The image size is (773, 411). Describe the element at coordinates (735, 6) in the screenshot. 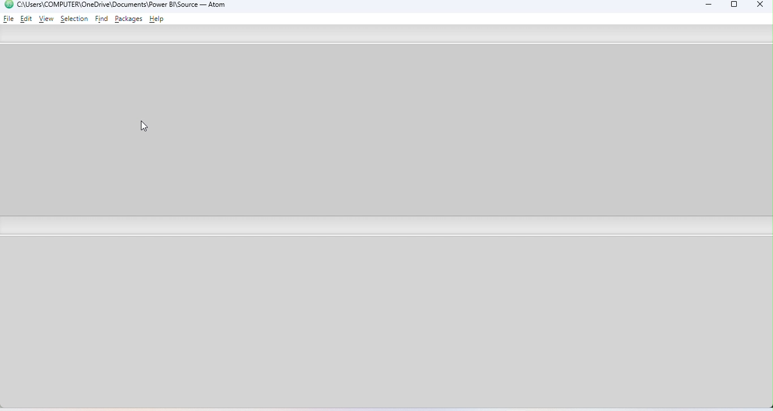

I see `Maximize` at that location.